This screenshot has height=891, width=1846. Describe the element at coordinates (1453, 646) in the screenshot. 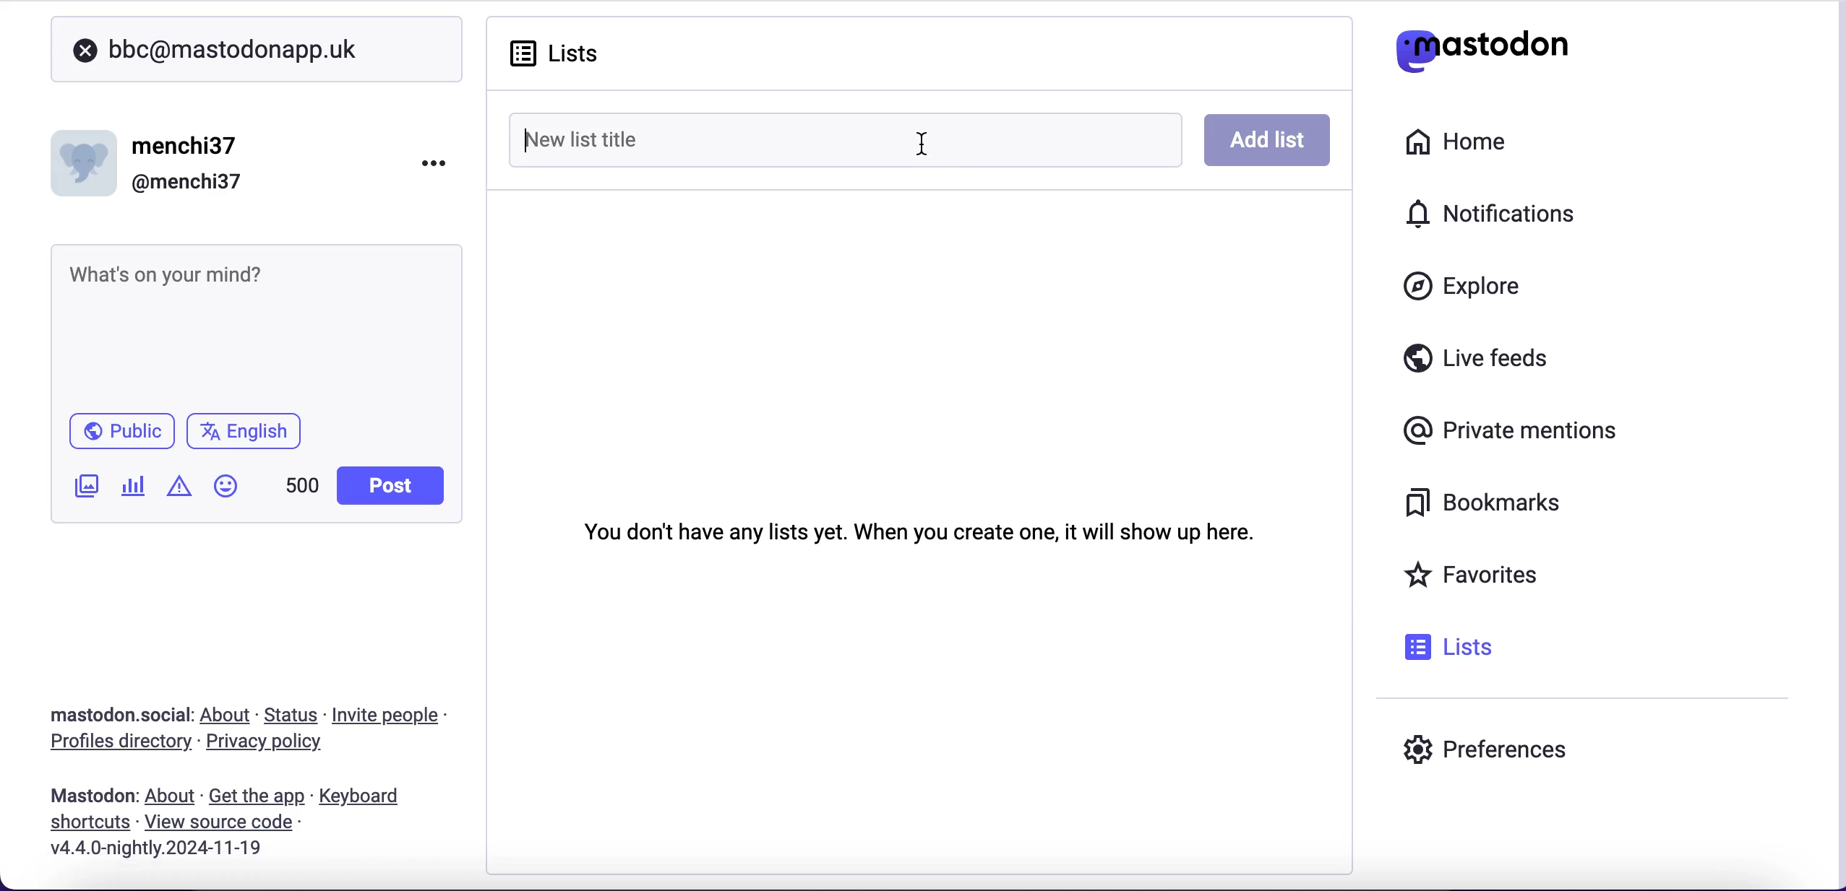

I see `lists` at that location.